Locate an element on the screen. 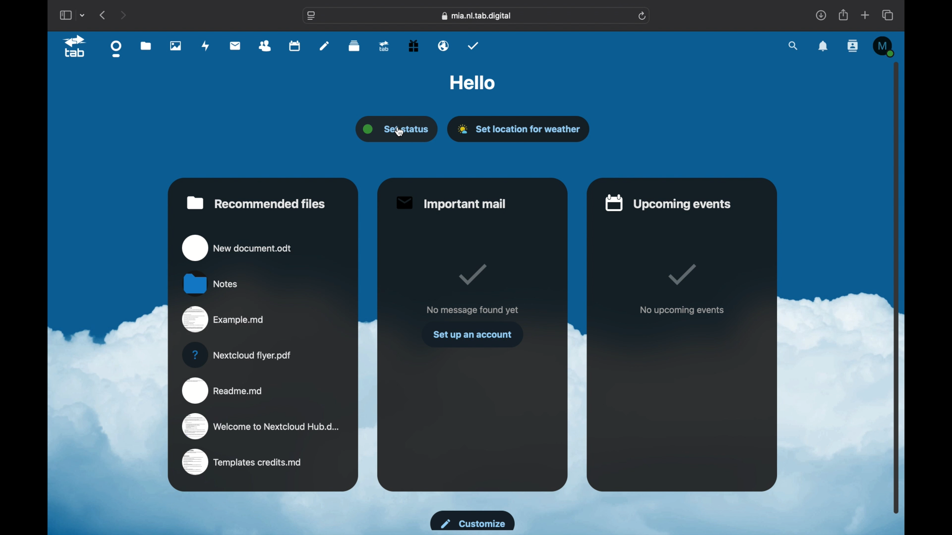 This screenshot has width=952, height=535. set up an account is located at coordinates (473, 335).